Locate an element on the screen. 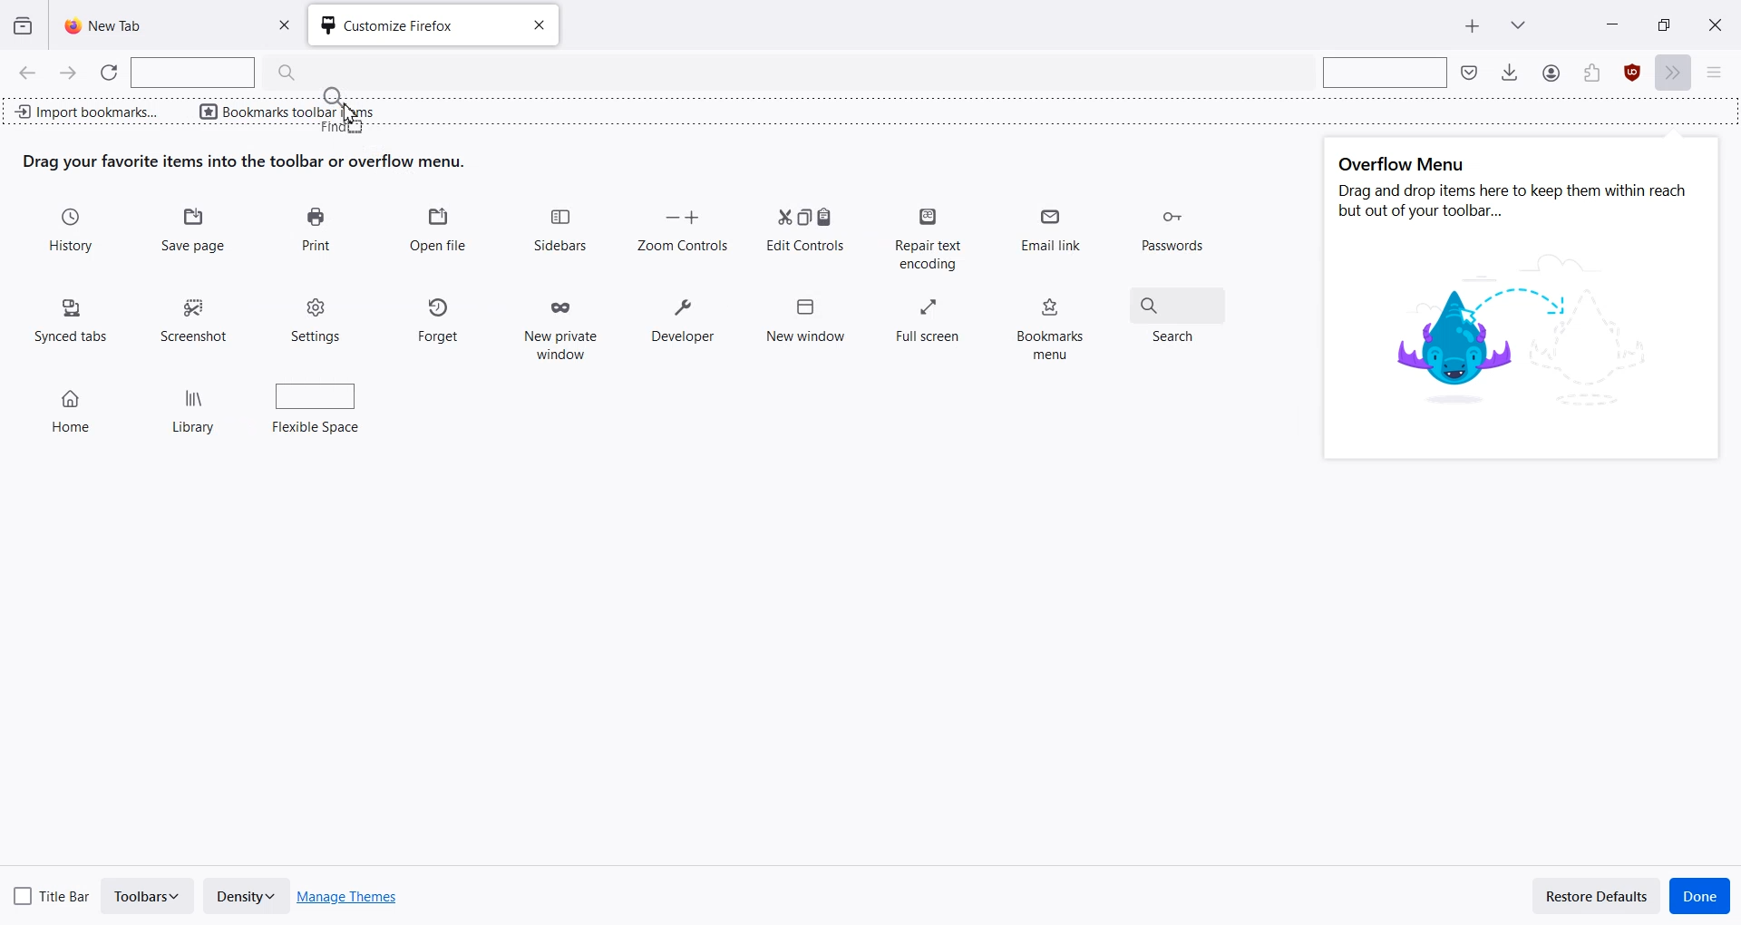  Close Tab is located at coordinates (289, 25).